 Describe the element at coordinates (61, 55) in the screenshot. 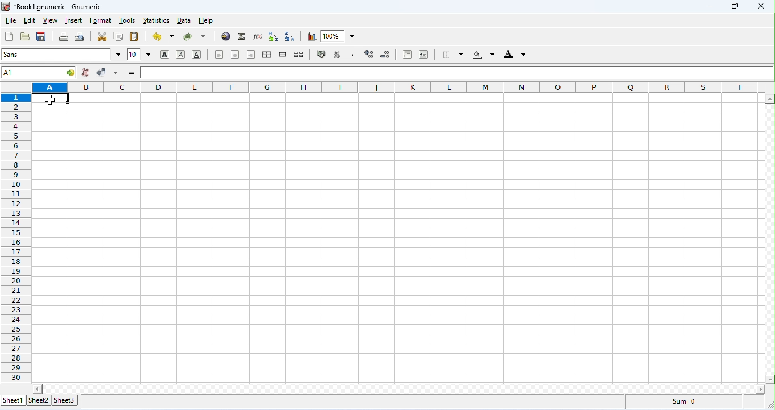

I see `font style` at that location.